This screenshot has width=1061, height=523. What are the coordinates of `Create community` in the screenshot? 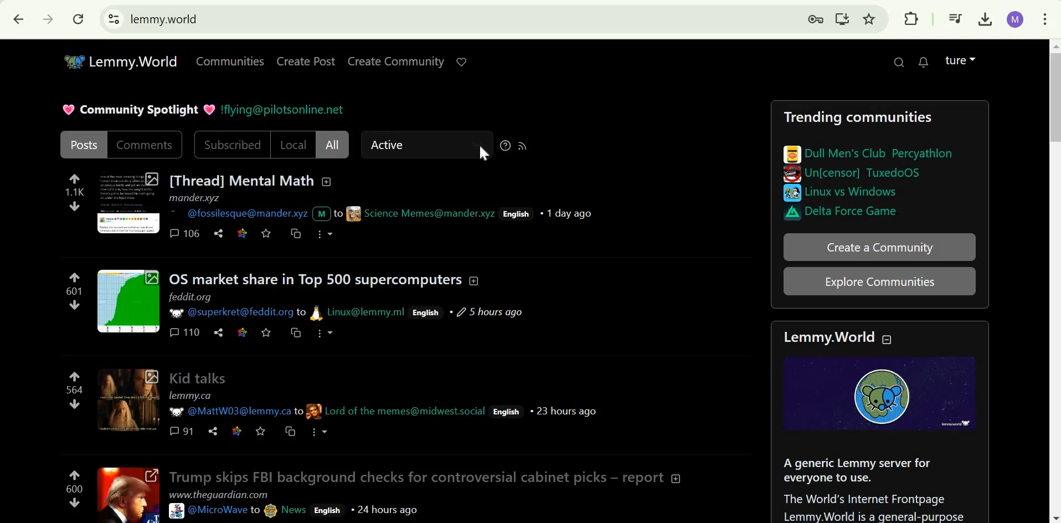 It's located at (879, 248).